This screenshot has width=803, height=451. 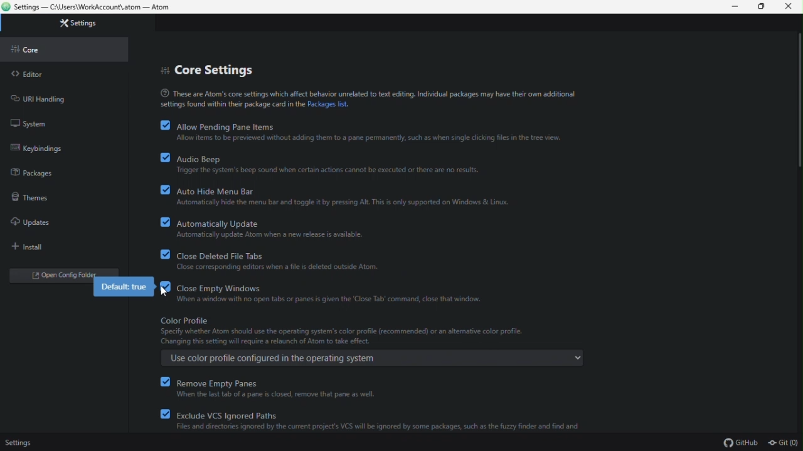 What do you see at coordinates (209, 71) in the screenshot?
I see `core settings` at bounding box center [209, 71].